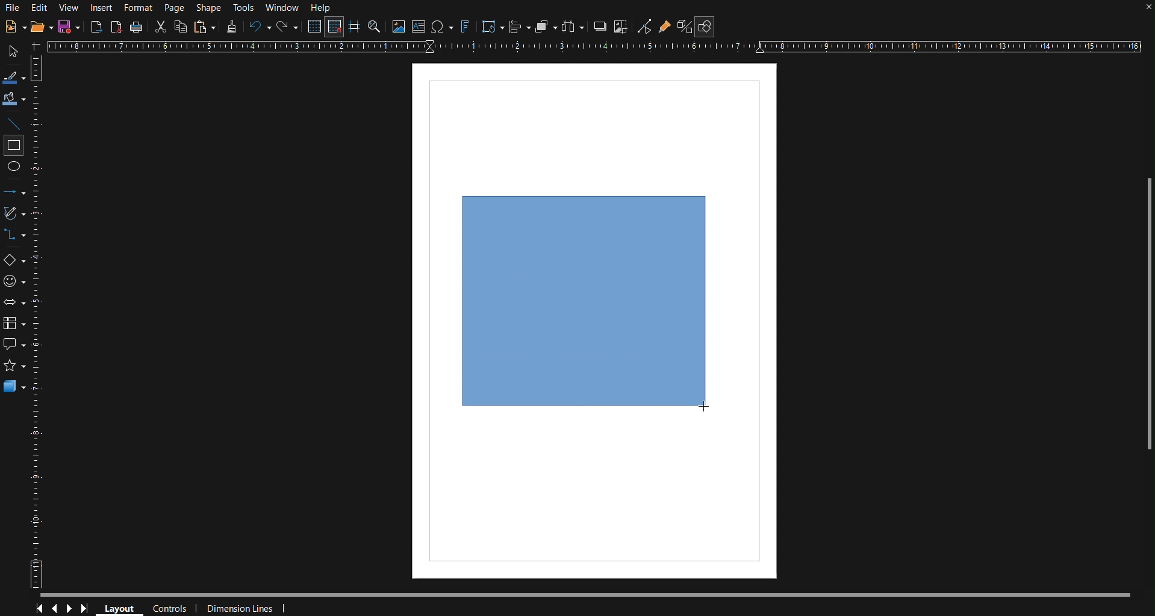 The width and height of the screenshot is (1155, 616). Describe the element at coordinates (14, 365) in the screenshot. I see `Stars and Banners` at that location.